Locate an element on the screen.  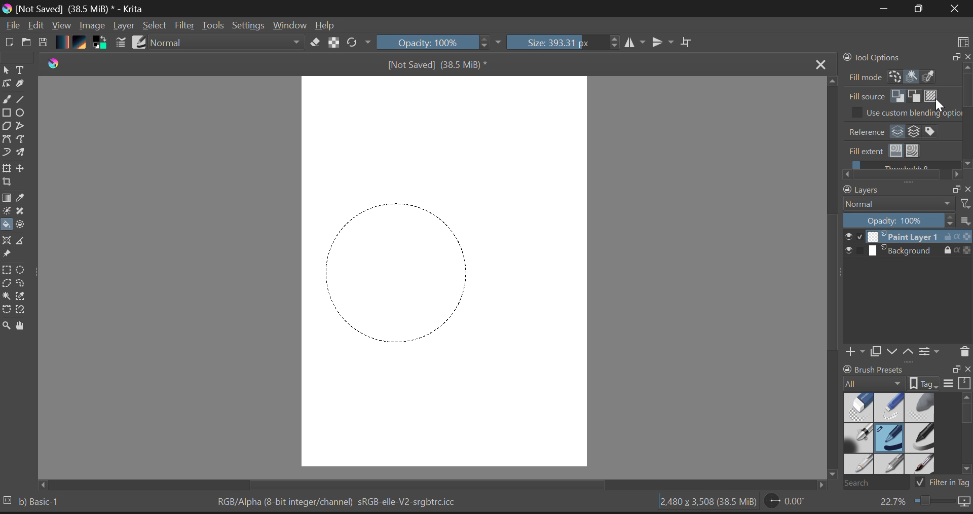
View is located at coordinates (62, 26).